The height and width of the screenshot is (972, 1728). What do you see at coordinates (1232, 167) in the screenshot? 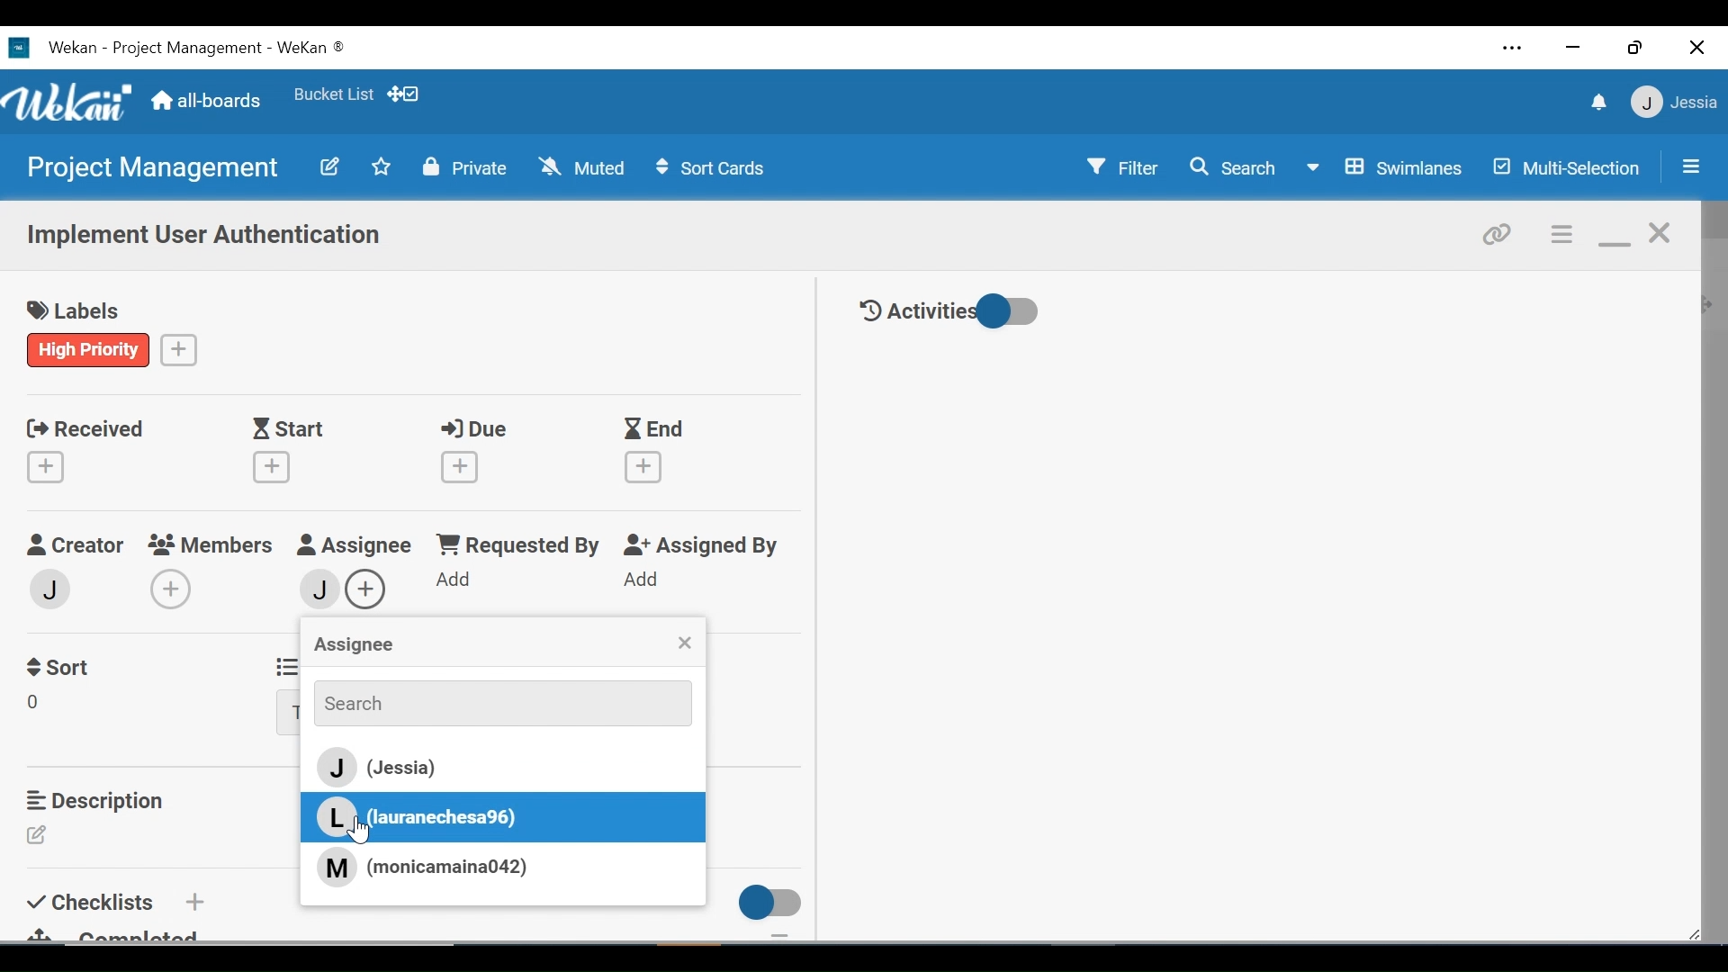
I see `Search` at bounding box center [1232, 167].